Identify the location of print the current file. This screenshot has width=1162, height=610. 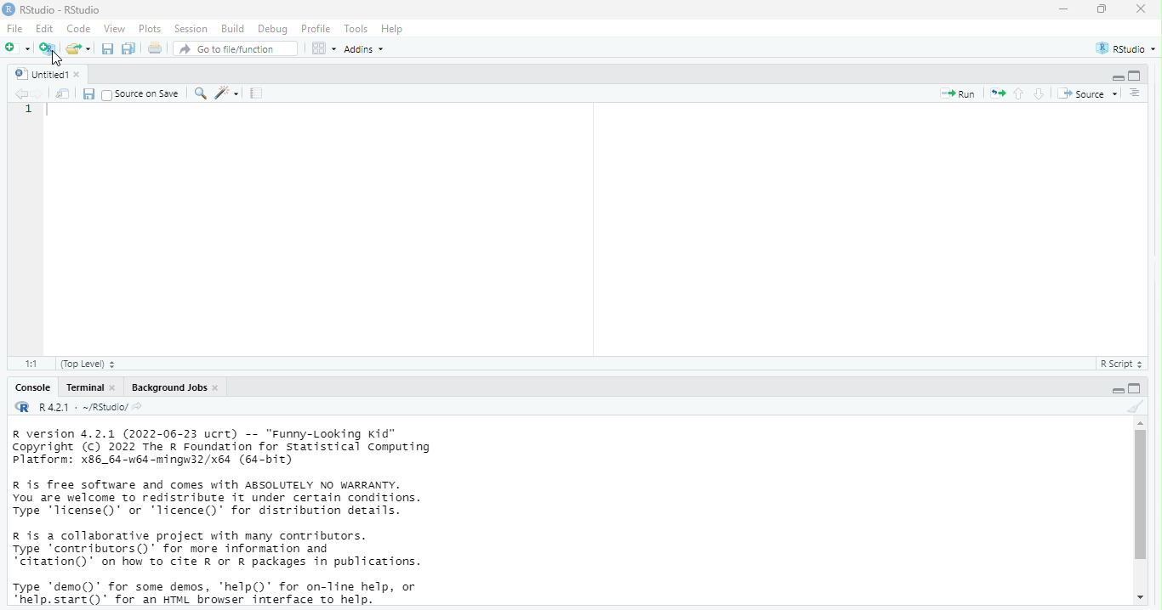
(155, 48).